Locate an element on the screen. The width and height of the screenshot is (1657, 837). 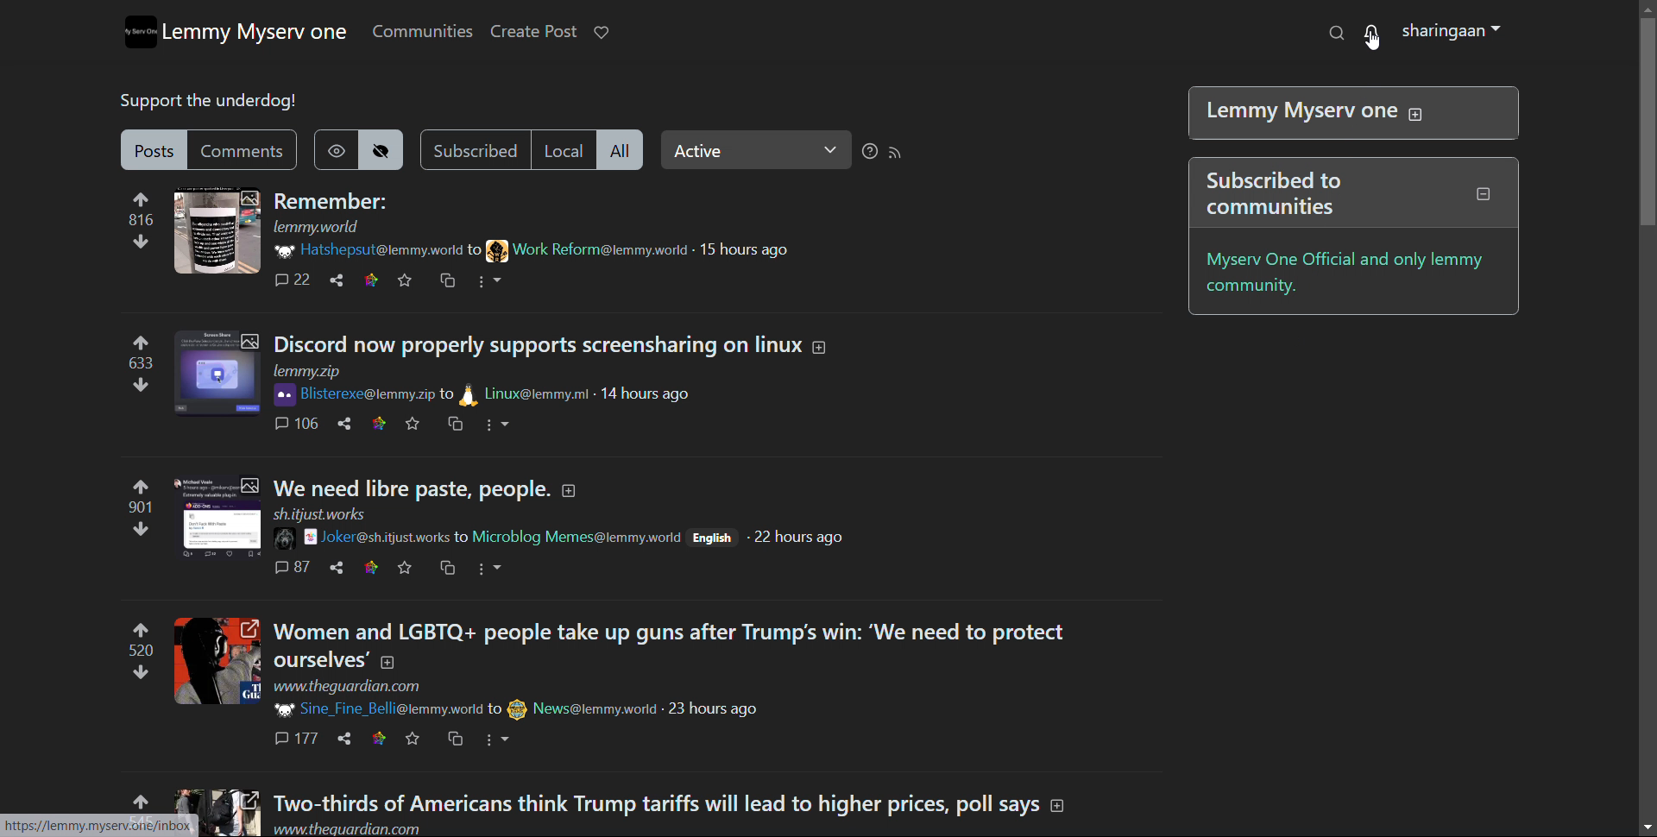
options is located at coordinates (498, 741).